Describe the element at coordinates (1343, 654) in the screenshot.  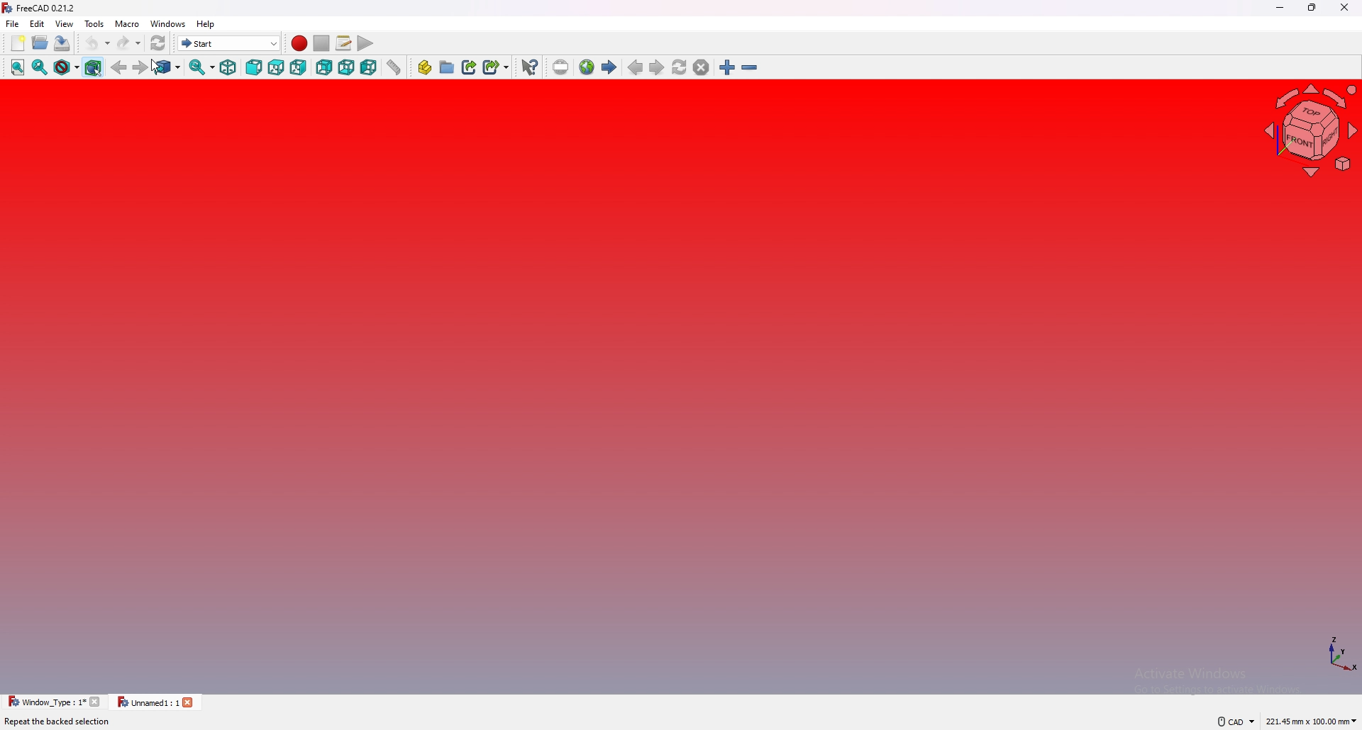
I see `axis` at that location.